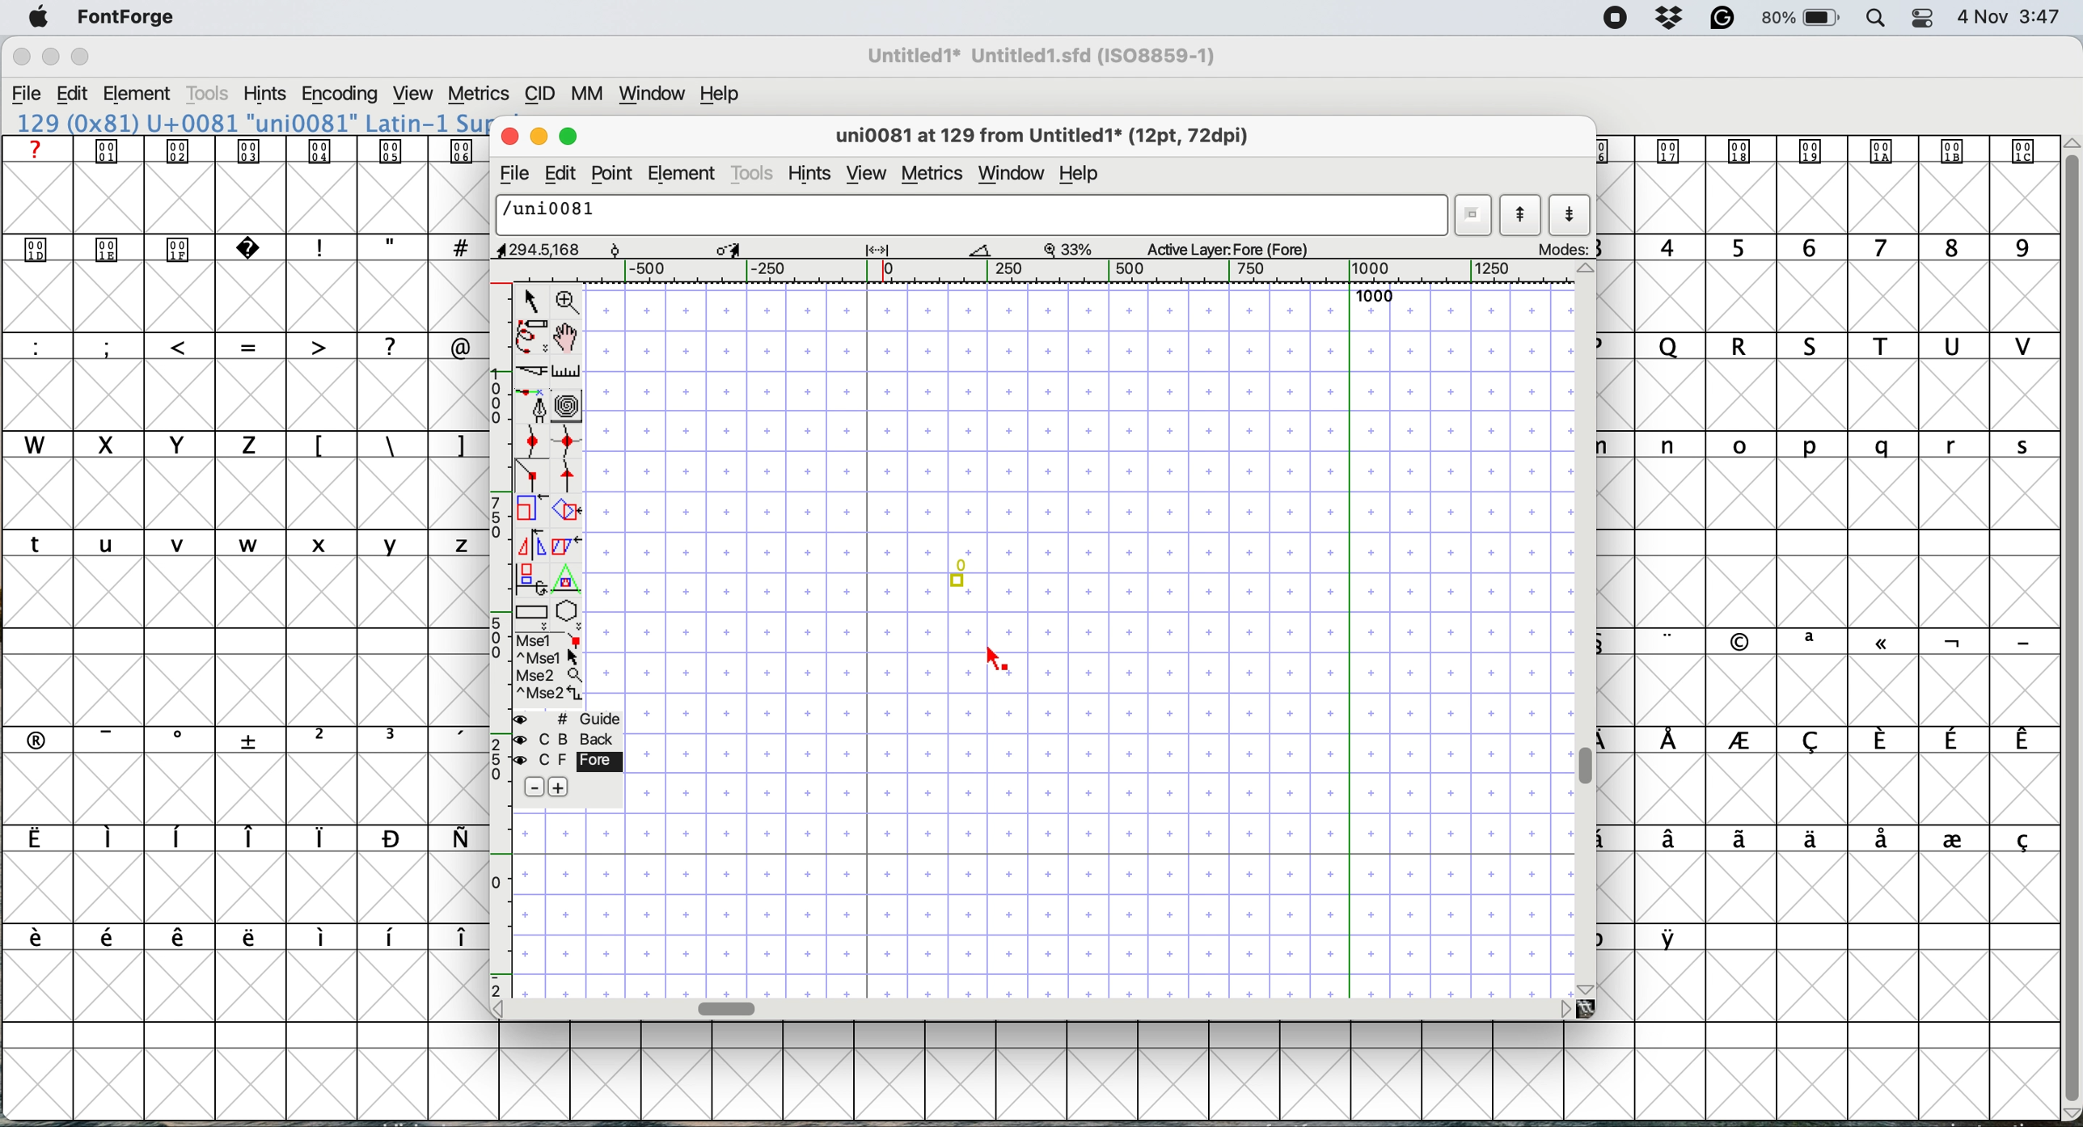  I want to click on rotate the selection in 3d, so click(532, 577).